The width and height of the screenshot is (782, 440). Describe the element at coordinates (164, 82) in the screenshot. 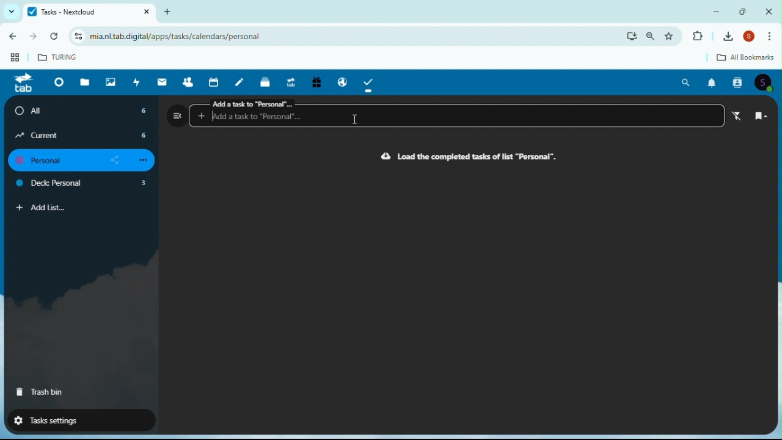

I see `Mail` at that location.